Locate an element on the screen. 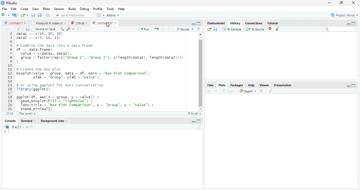  Session is located at coordinates (59, 9).